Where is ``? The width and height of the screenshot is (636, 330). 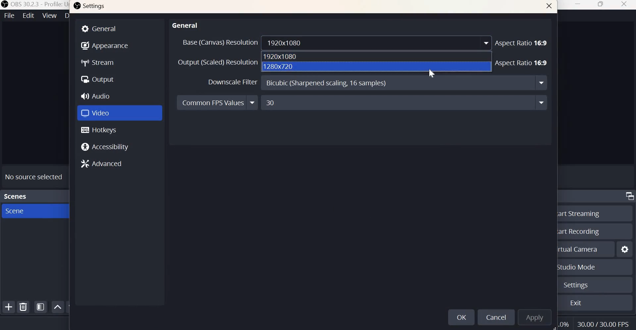  is located at coordinates (404, 103).